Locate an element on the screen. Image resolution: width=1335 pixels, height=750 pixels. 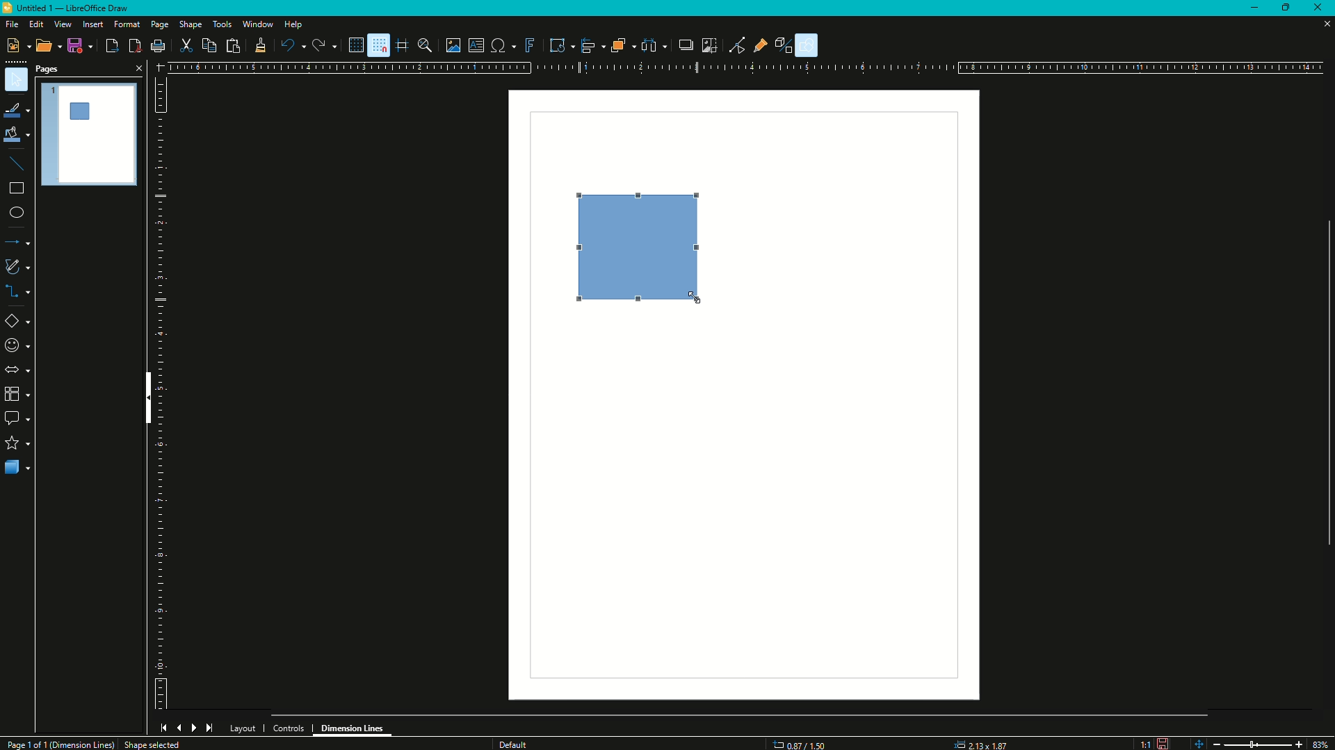
Show Gluepoint Function is located at coordinates (764, 46).